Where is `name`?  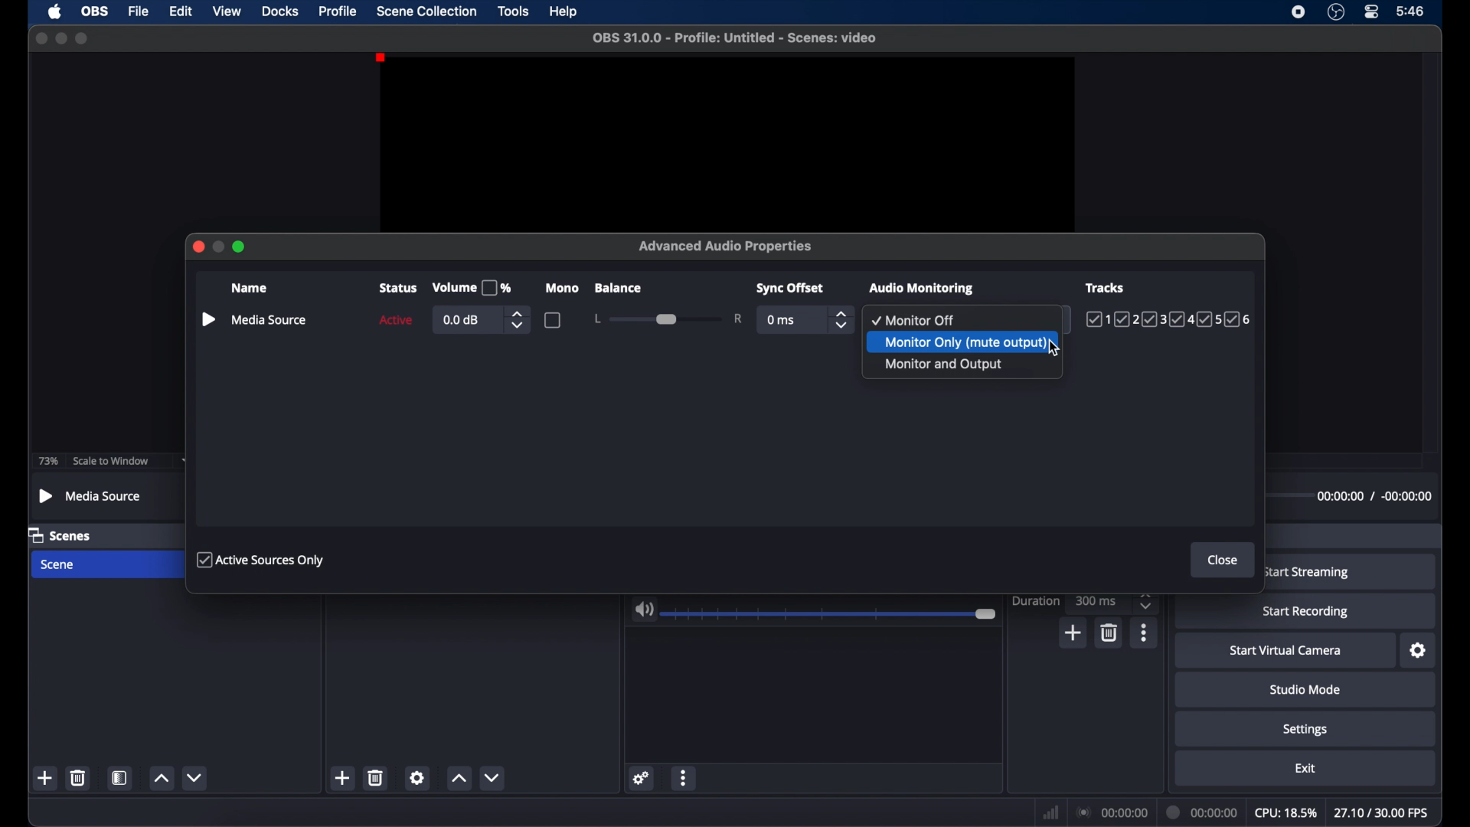 name is located at coordinates (251, 289).